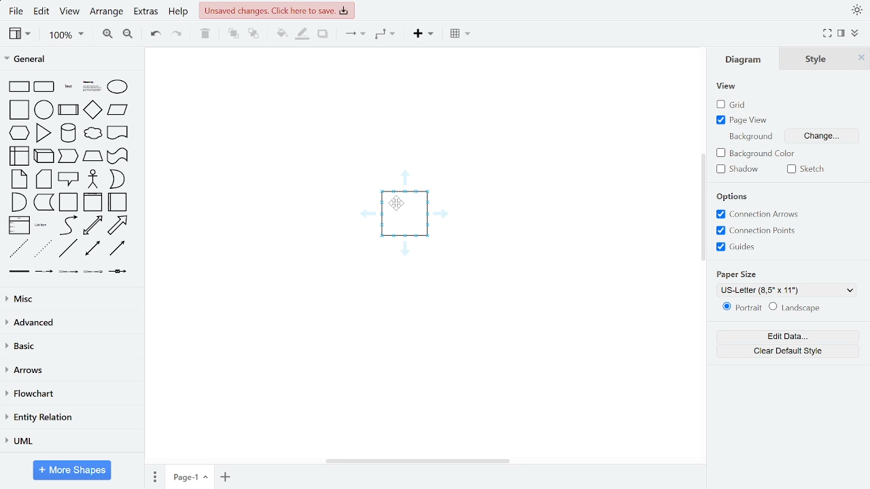 The width and height of the screenshot is (870, 489). I want to click on advanced, so click(72, 323).